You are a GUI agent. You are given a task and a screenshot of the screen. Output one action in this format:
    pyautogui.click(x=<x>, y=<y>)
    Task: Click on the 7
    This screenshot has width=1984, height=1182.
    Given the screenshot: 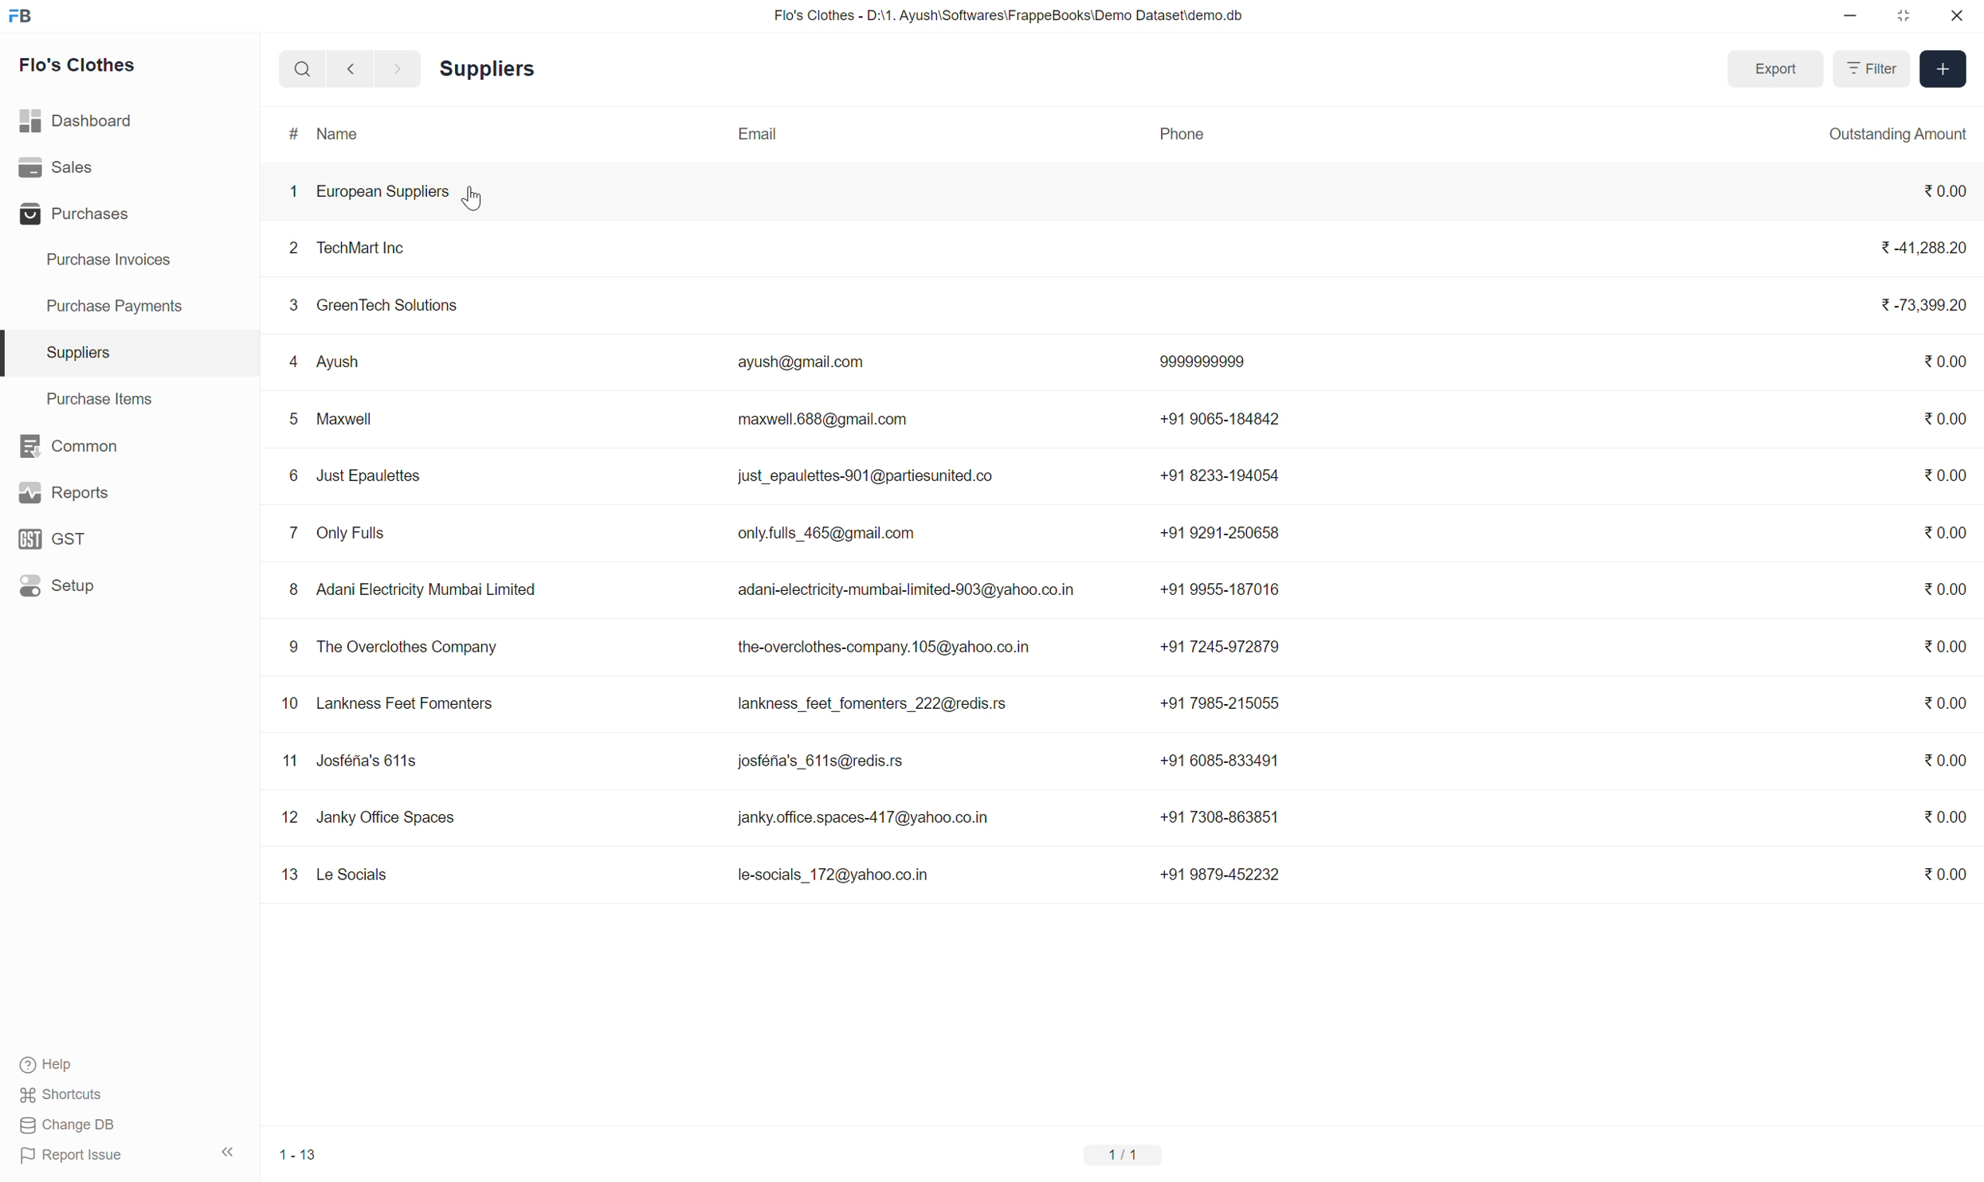 What is the action you would take?
    pyautogui.click(x=285, y=530)
    